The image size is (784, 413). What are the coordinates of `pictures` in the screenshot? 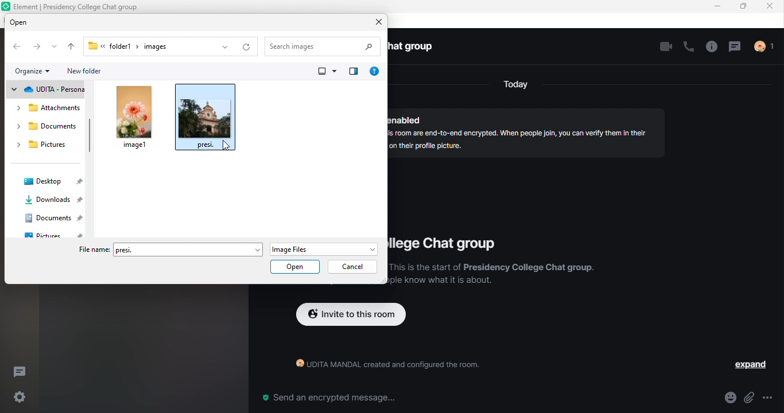 It's located at (56, 233).